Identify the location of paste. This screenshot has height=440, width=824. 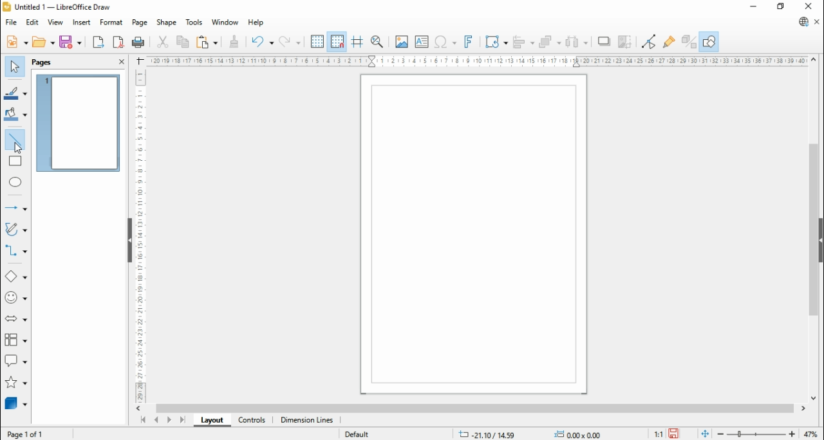
(207, 41).